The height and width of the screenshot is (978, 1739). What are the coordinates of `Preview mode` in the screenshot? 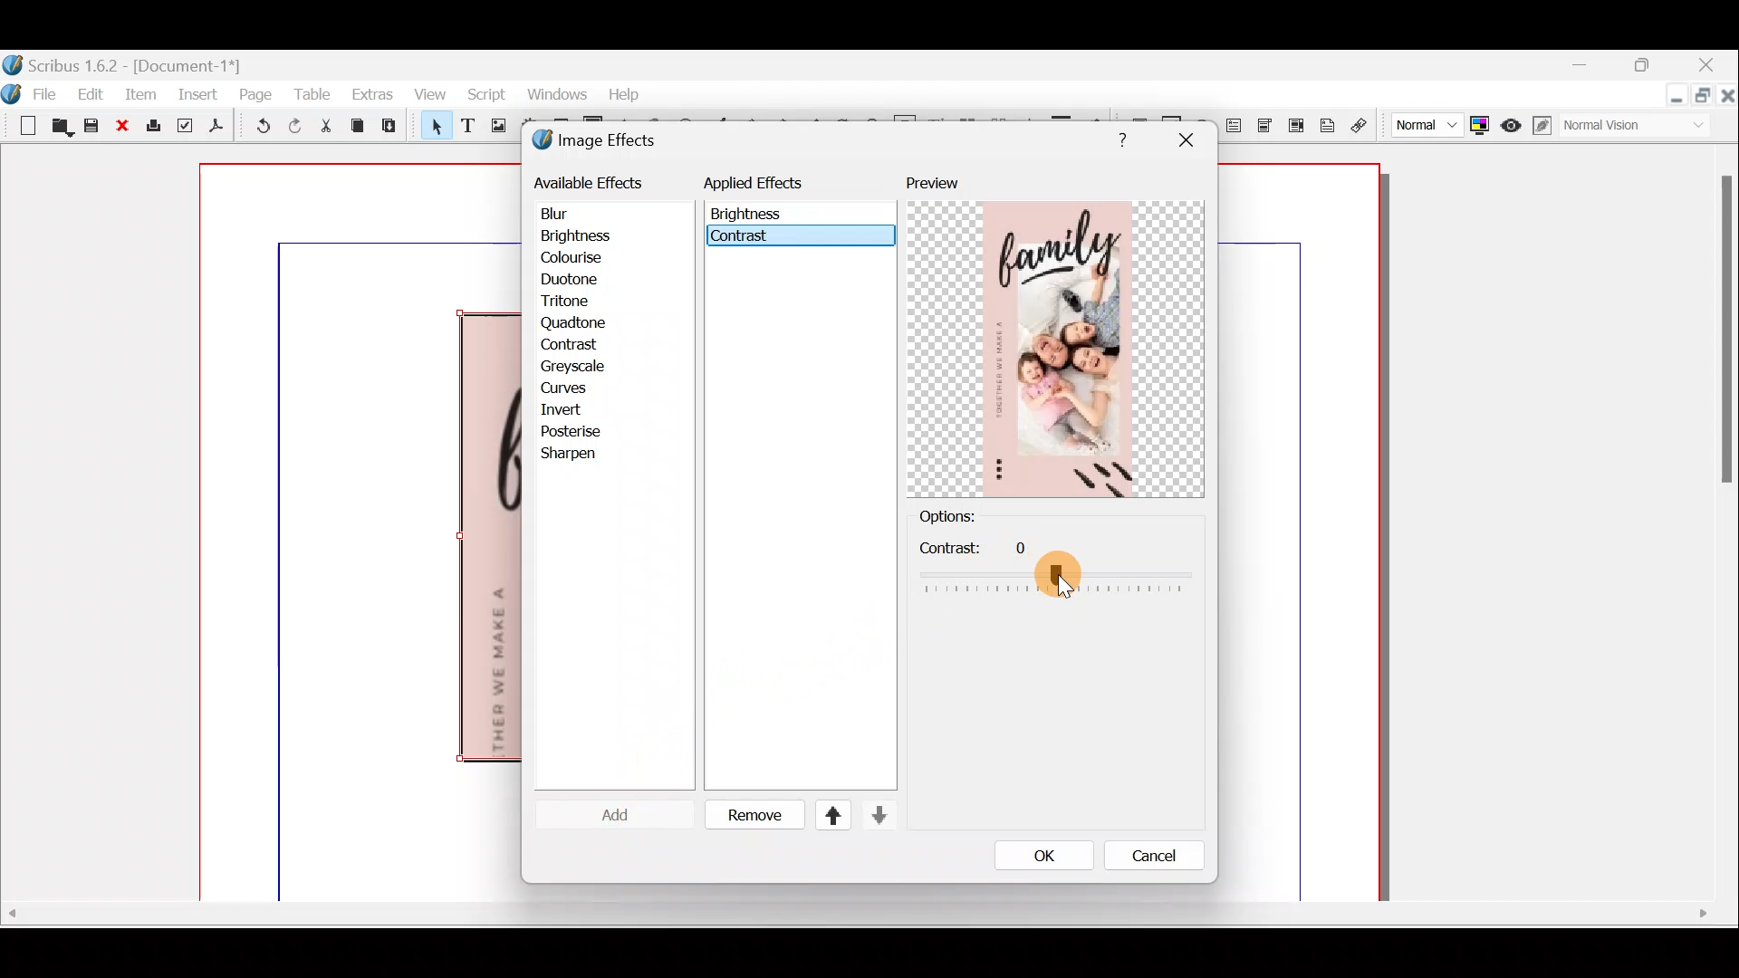 It's located at (1513, 121).